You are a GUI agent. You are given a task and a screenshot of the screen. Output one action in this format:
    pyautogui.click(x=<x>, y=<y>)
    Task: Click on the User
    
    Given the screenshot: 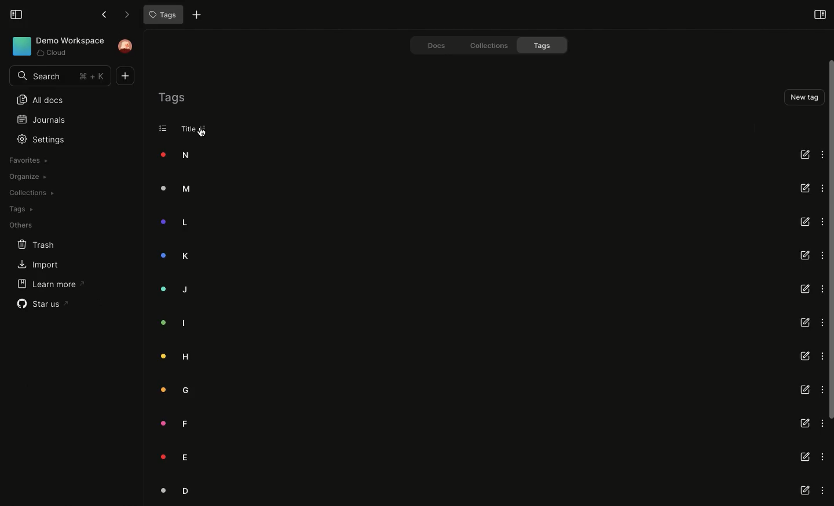 What is the action you would take?
    pyautogui.click(x=127, y=46)
    